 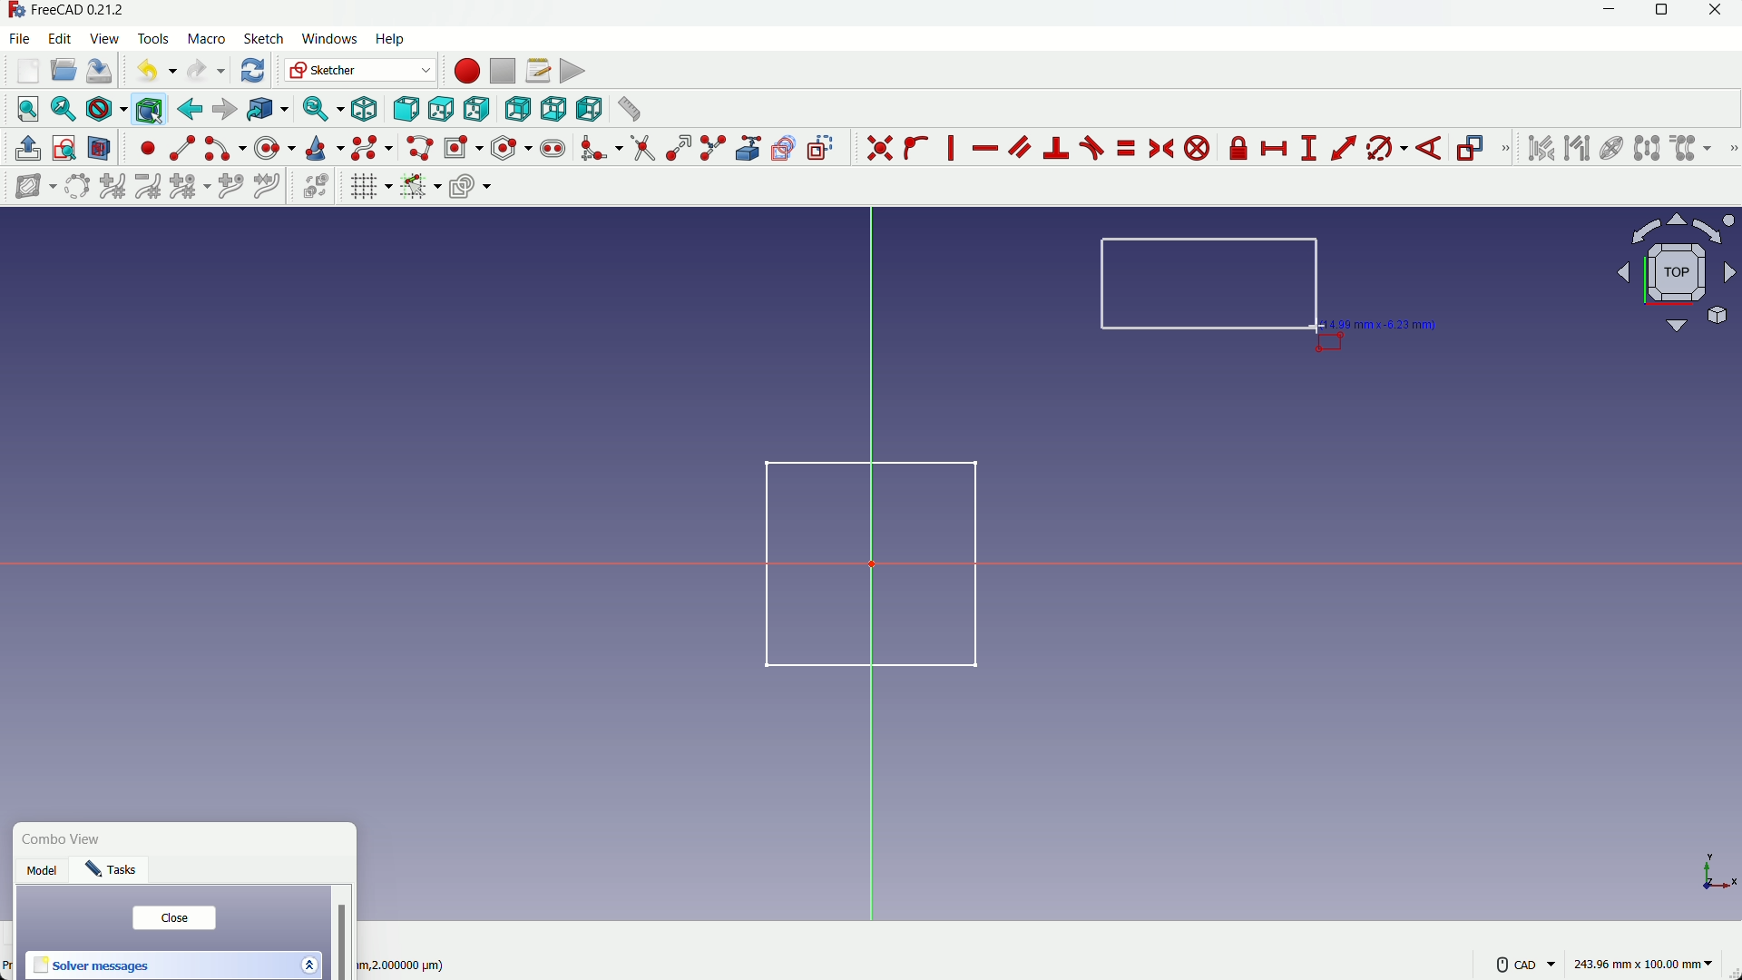 I want to click on constraint arc or circle, so click(x=1382, y=152).